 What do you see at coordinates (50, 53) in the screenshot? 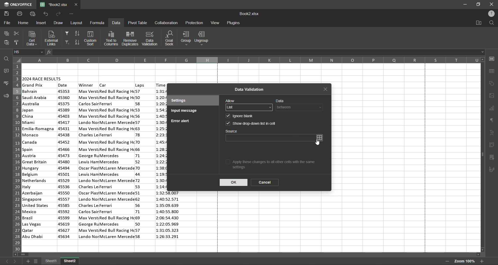
I see `fx` at bounding box center [50, 53].